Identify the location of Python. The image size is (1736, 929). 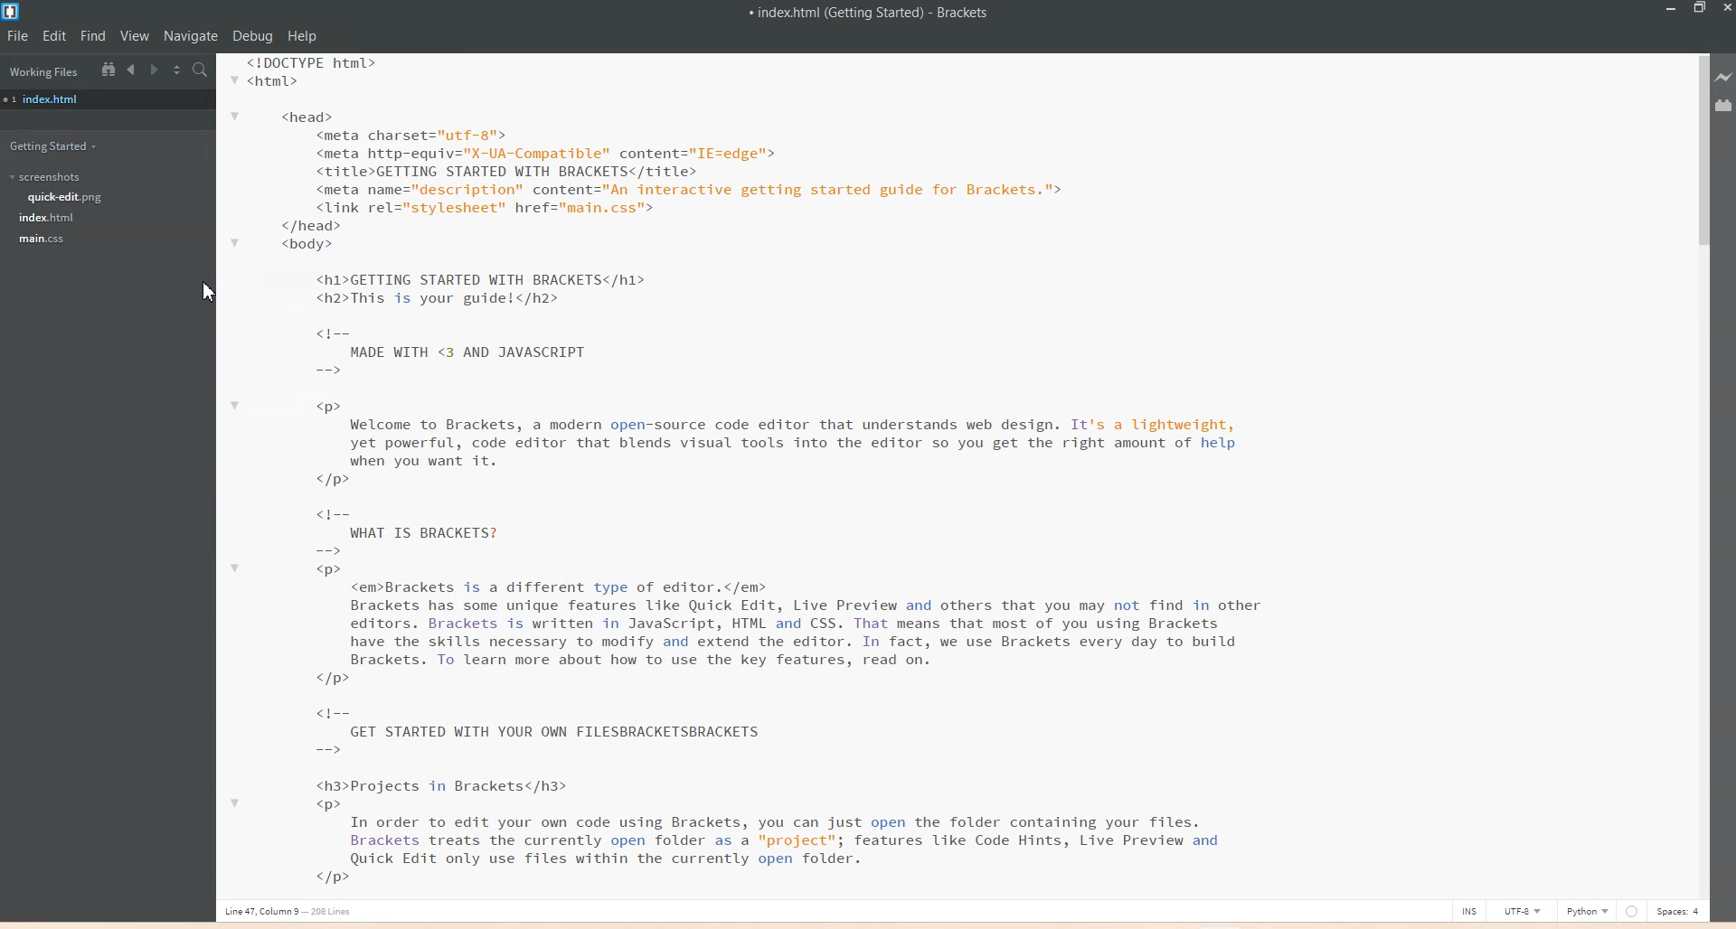
(1589, 910).